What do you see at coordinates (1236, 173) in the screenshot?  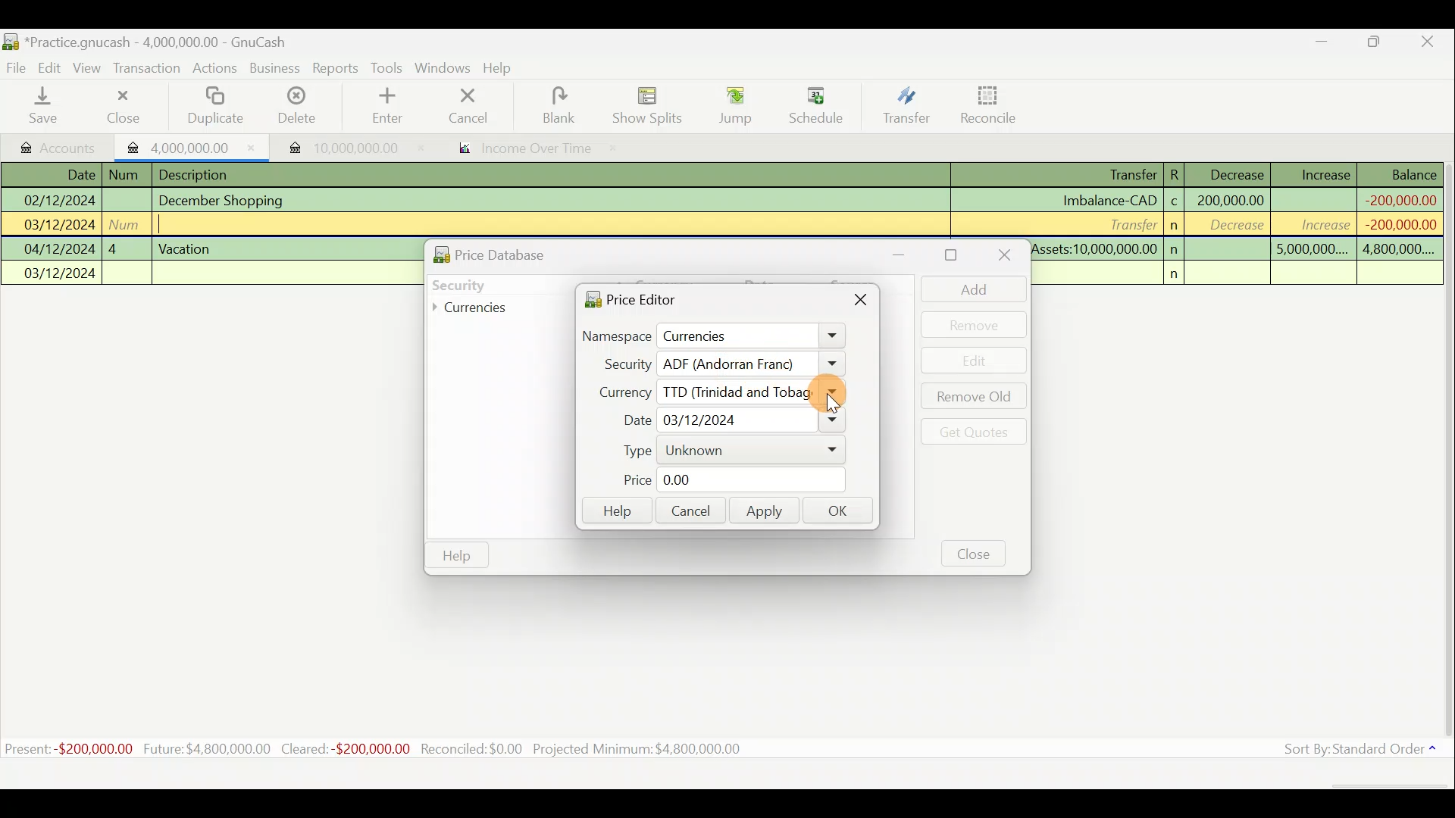 I see `Decrease` at bounding box center [1236, 173].